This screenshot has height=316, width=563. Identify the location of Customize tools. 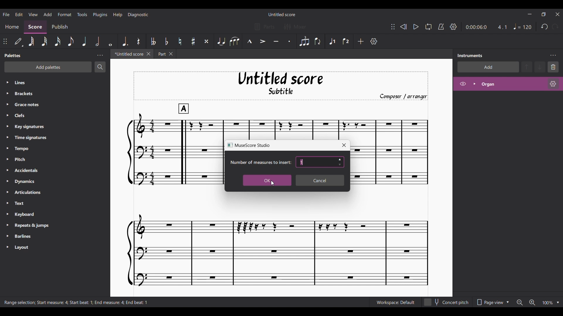
(374, 41).